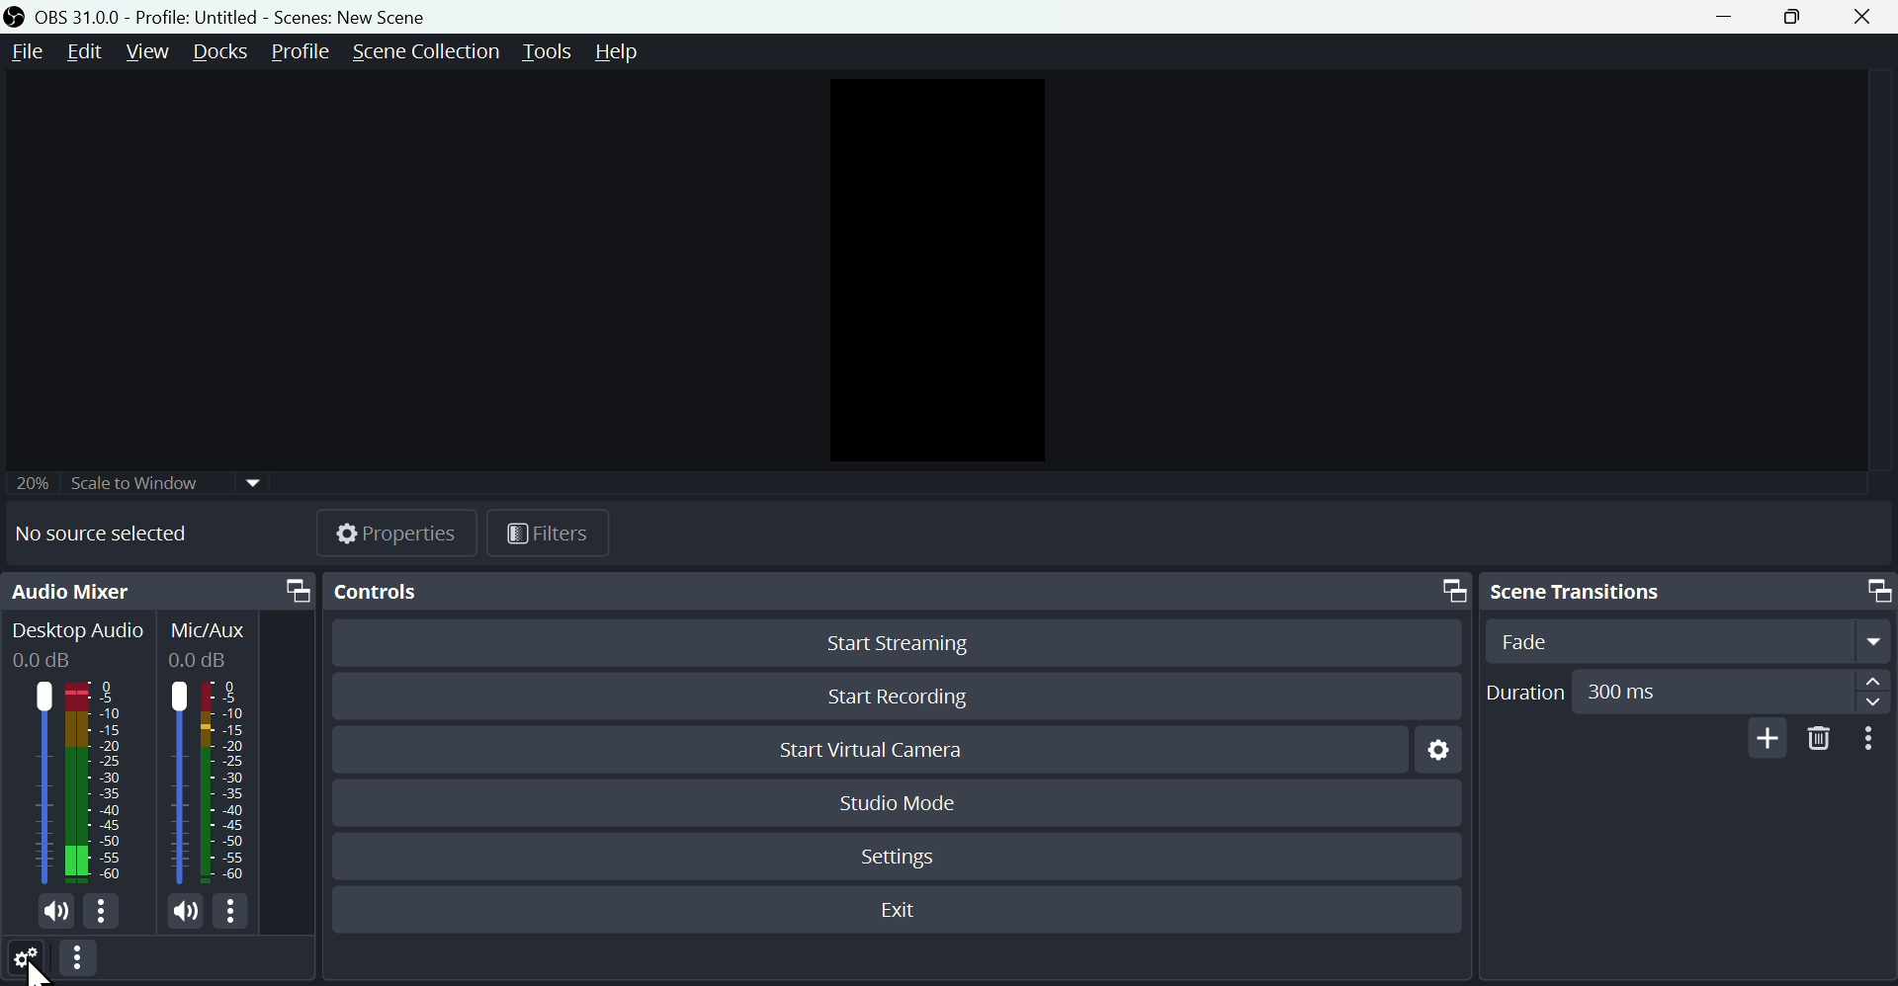 Image resolution: width=1898 pixels, height=986 pixels. Describe the element at coordinates (248, 16) in the screenshot. I see `OBS 31.0 .0 profile: untitled Scene: New scene` at that location.